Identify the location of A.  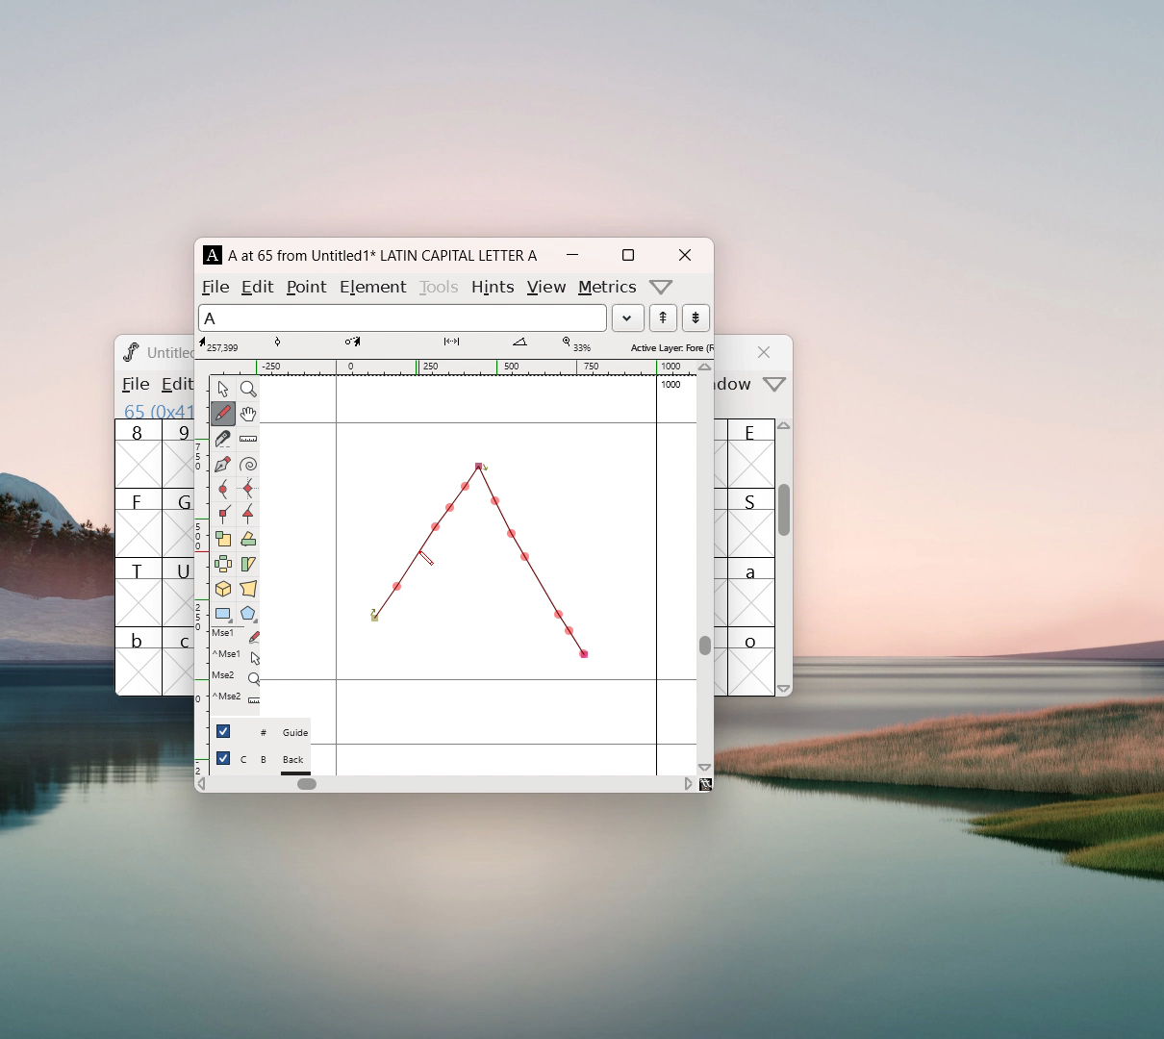
(214, 255).